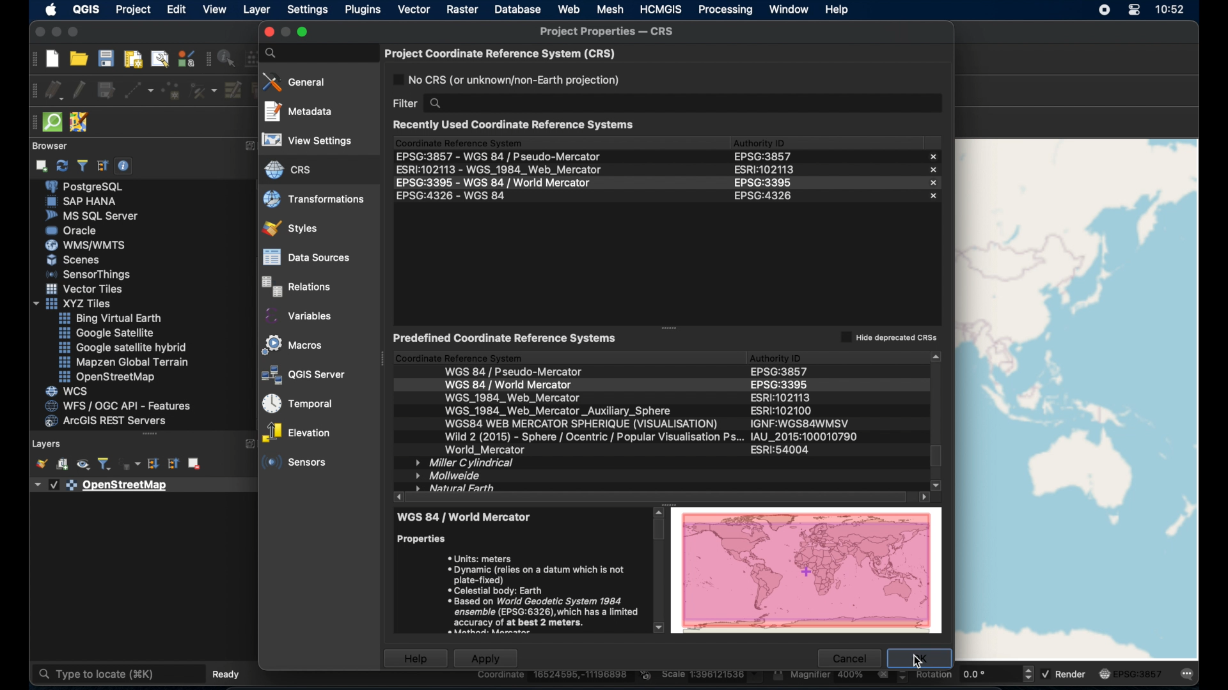 The height and width of the screenshot is (690, 1228). I want to click on EPSG: 3857, so click(1136, 675).